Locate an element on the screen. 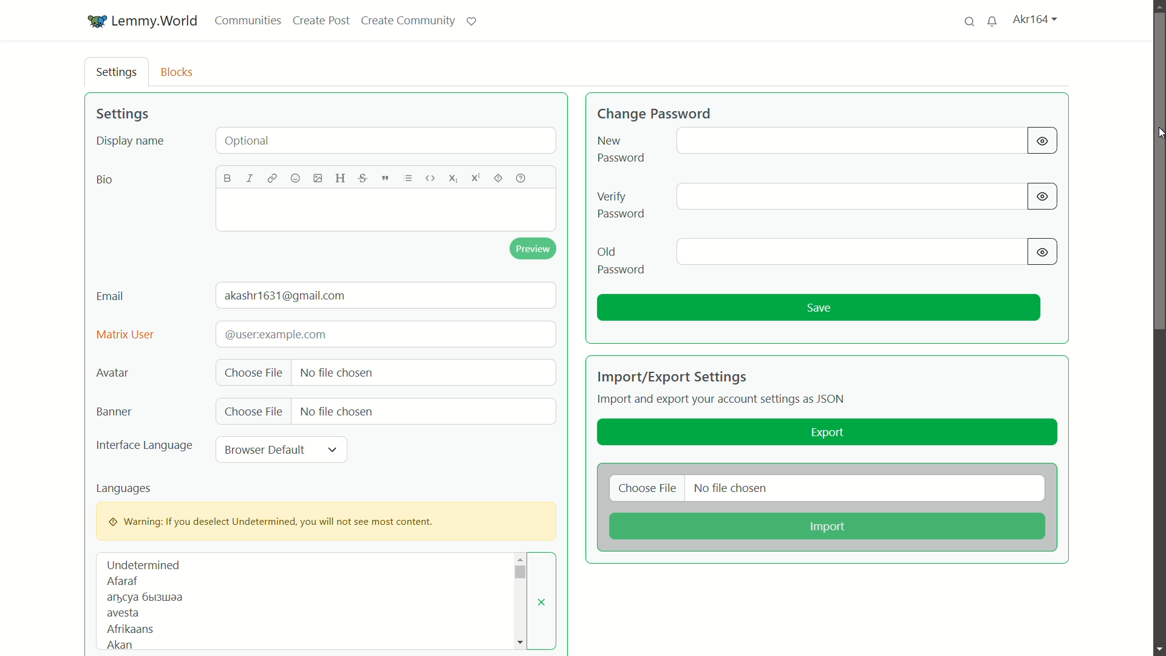  export is located at coordinates (825, 432).